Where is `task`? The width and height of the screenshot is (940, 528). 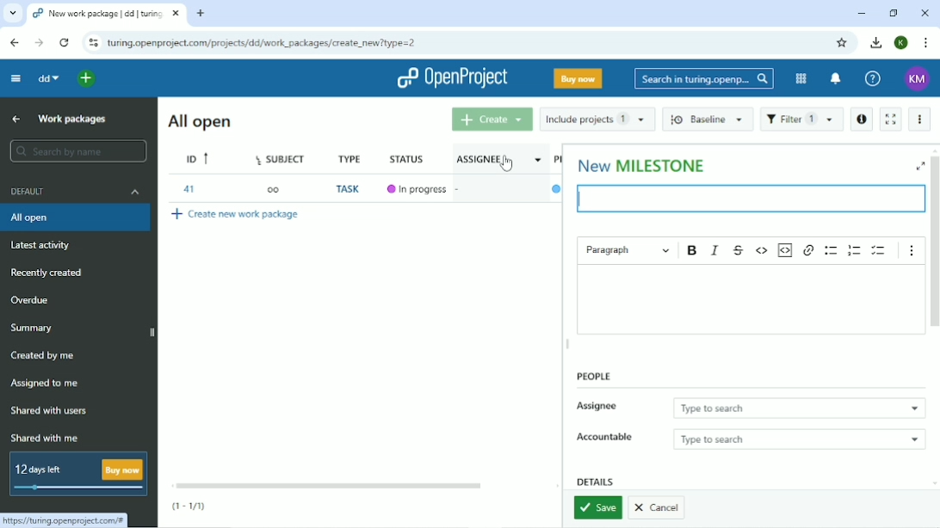 task is located at coordinates (350, 190).